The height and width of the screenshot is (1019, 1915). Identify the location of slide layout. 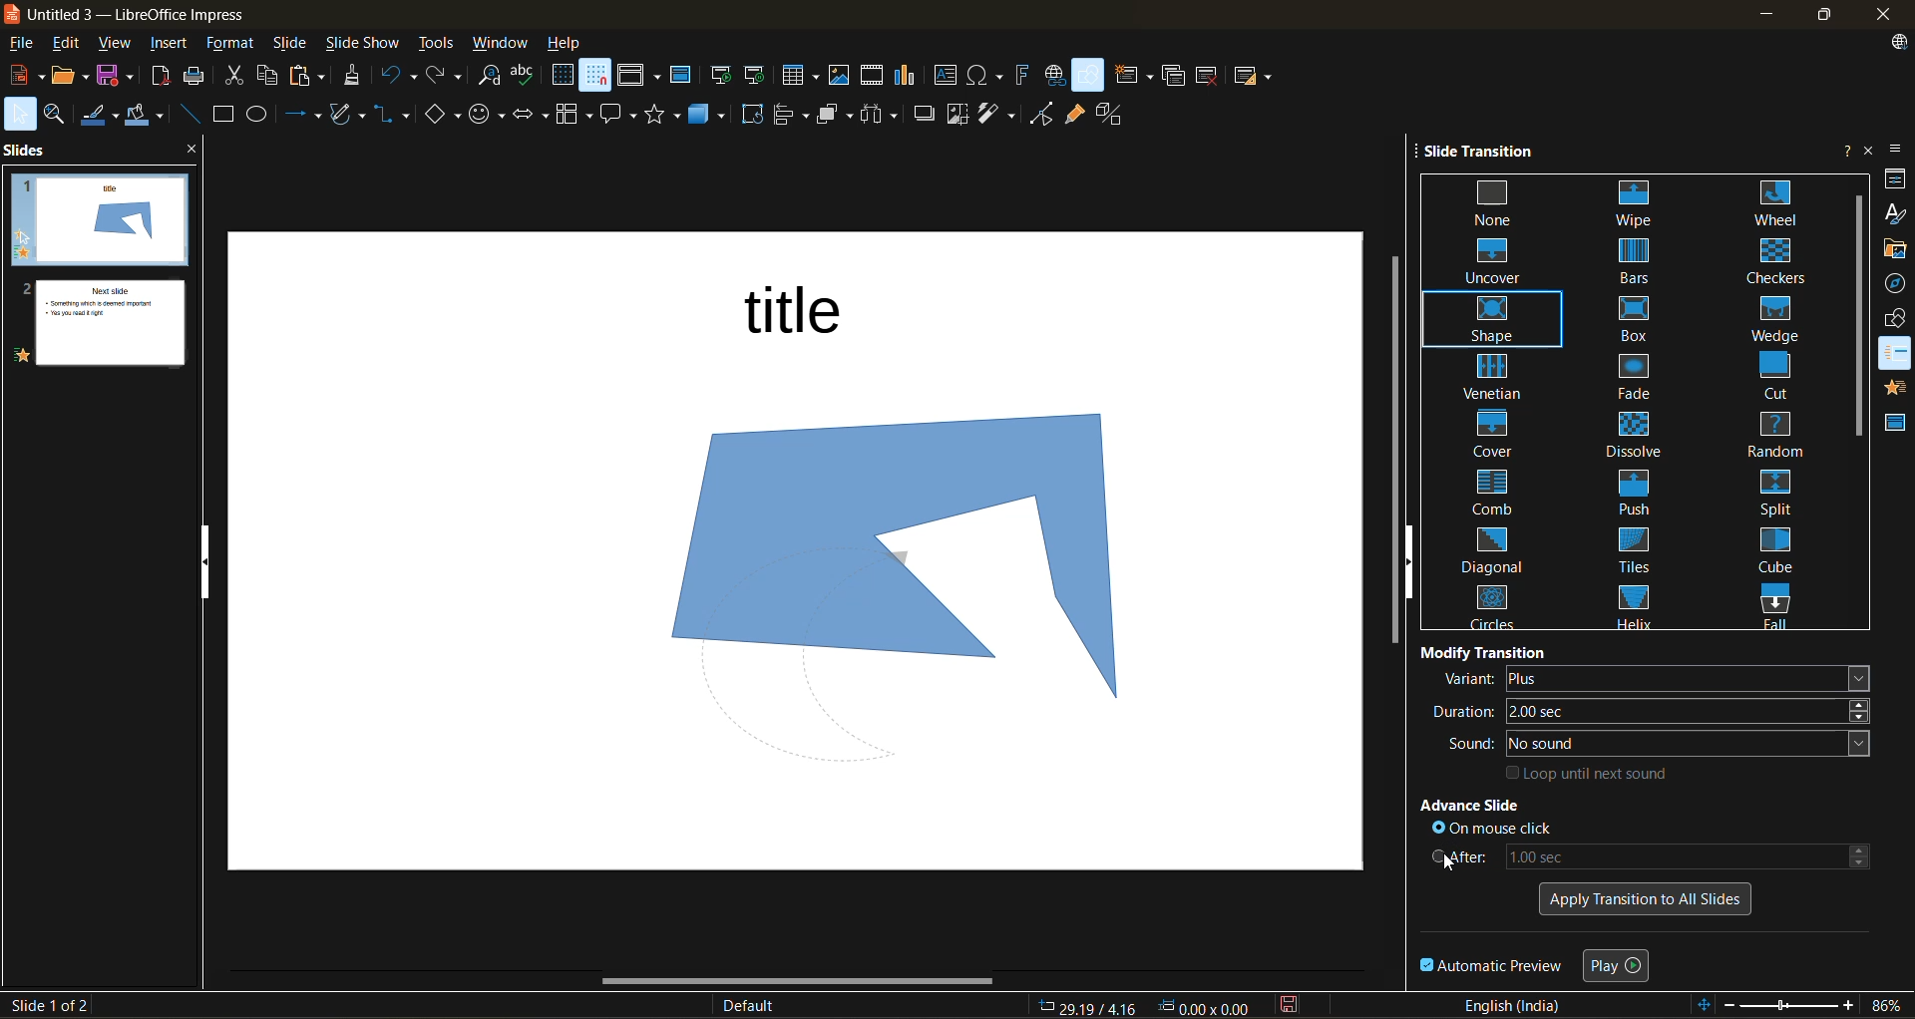
(1258, 80).